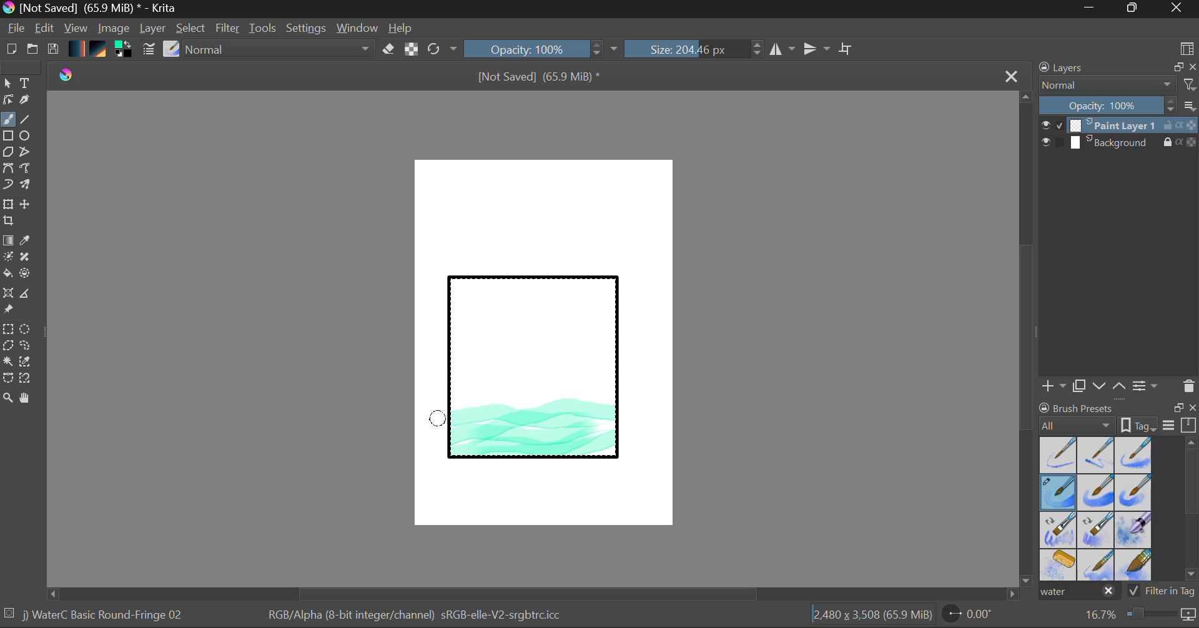  What do you see at coordinates (1080, 386) in the screenshot?
I see `Copy Layer` at bounding box center [1080, 386].